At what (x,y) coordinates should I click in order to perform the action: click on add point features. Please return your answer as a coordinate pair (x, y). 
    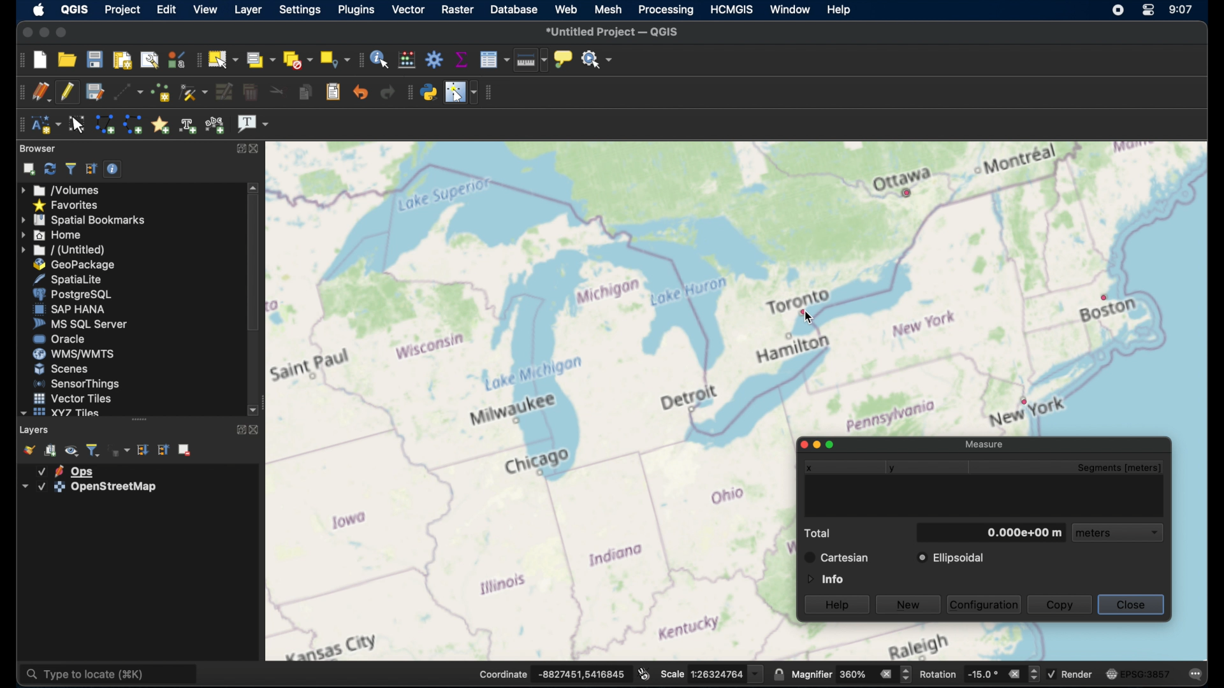
    Looking at the image, I should click on (160, 92).